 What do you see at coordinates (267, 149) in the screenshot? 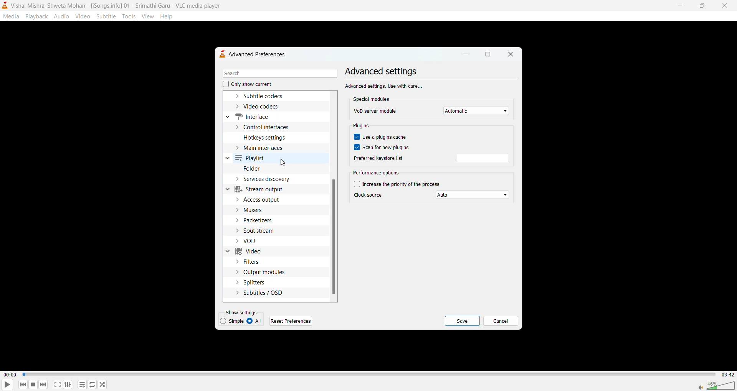
I see `main interfaces` at bounding box center [267, 149].